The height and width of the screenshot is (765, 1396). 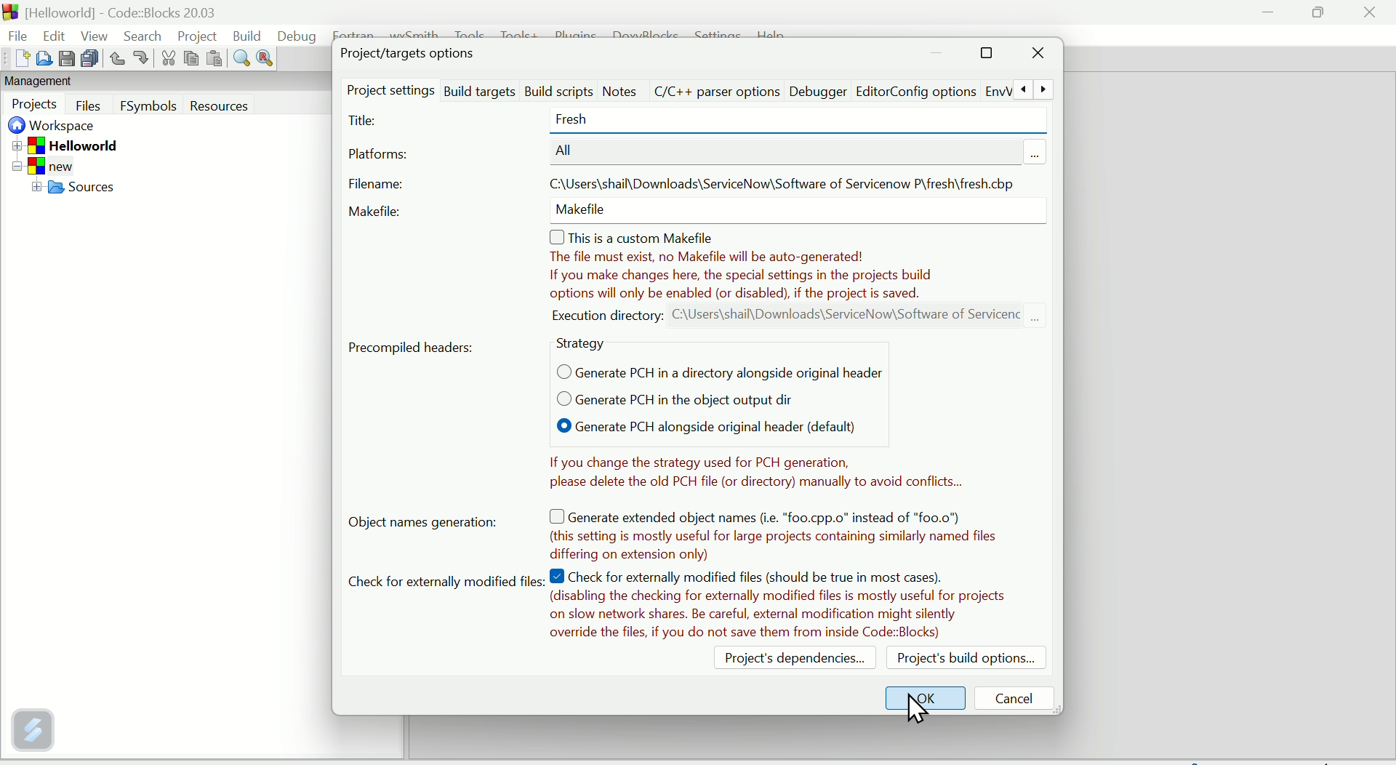 What do you see at coordinates (786, 662) in the screenshot?
I see `Project dependencies` at bounding box center [786, 662].